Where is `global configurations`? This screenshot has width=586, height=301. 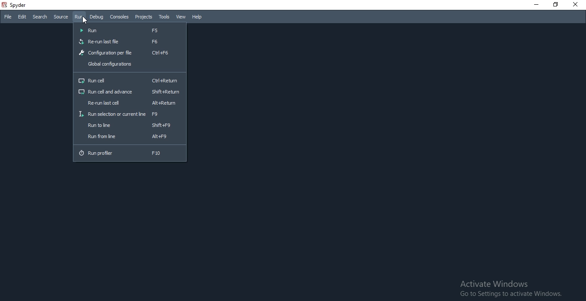
global configurations is located at coordinates (129, 65).